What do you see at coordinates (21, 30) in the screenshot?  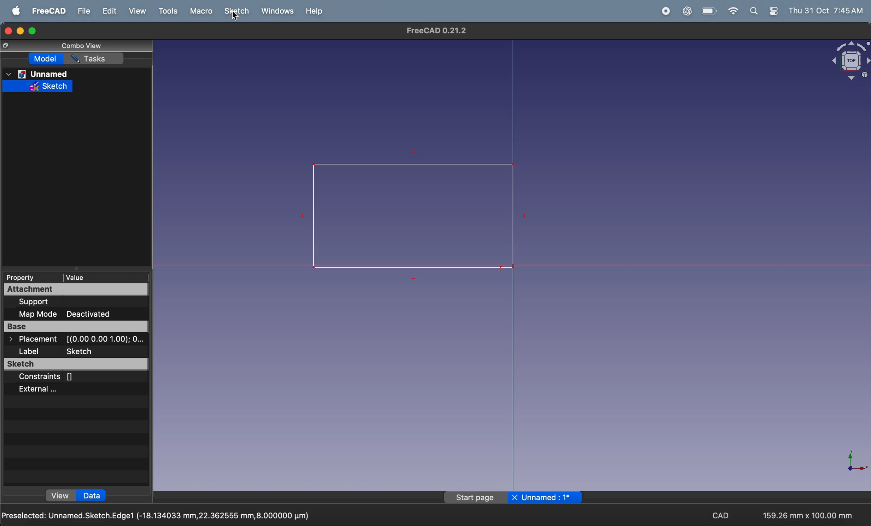 I see `minimize` at bounding box center [21, 30].